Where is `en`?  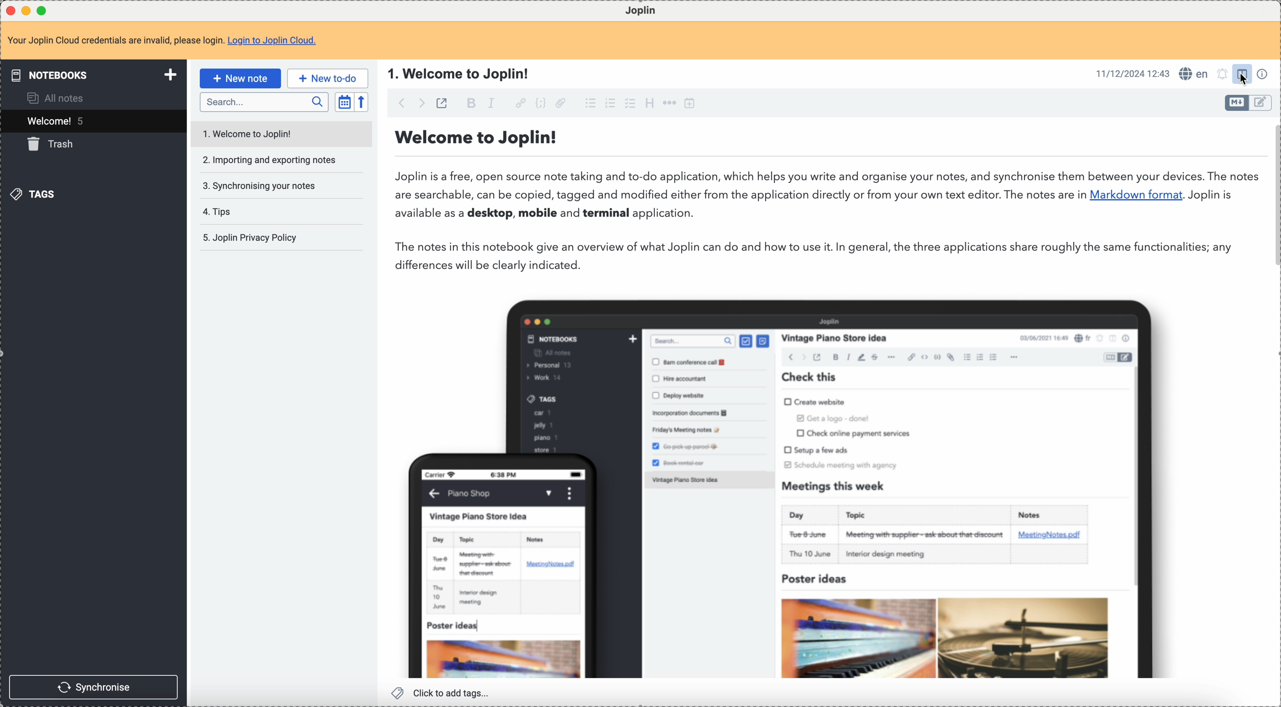
en is located at coordinates (1192, 73).